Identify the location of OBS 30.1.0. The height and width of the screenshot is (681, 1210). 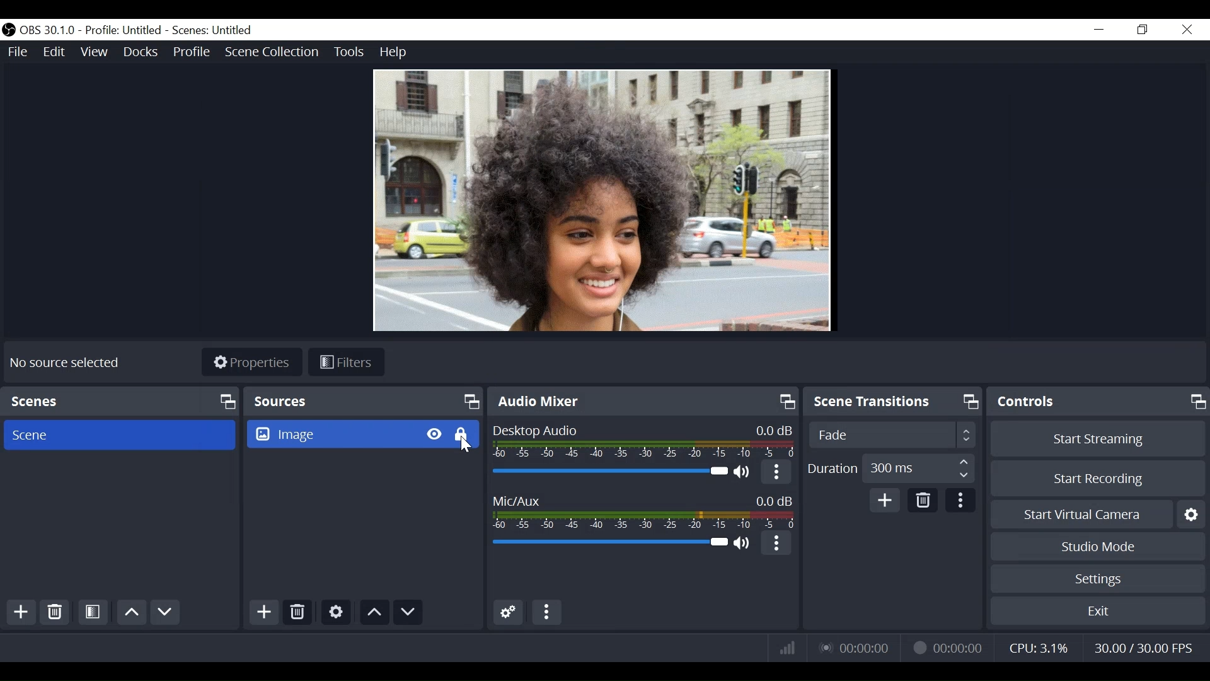
(49, 30).